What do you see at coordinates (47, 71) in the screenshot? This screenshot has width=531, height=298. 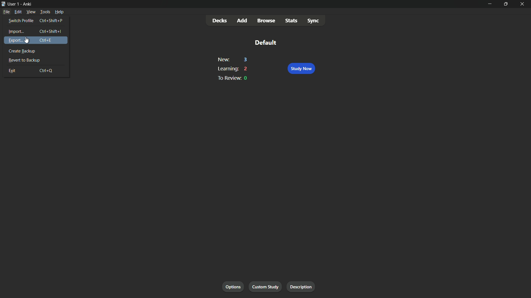 I see `keyboard shortcut` at bounding box center [47, 71].